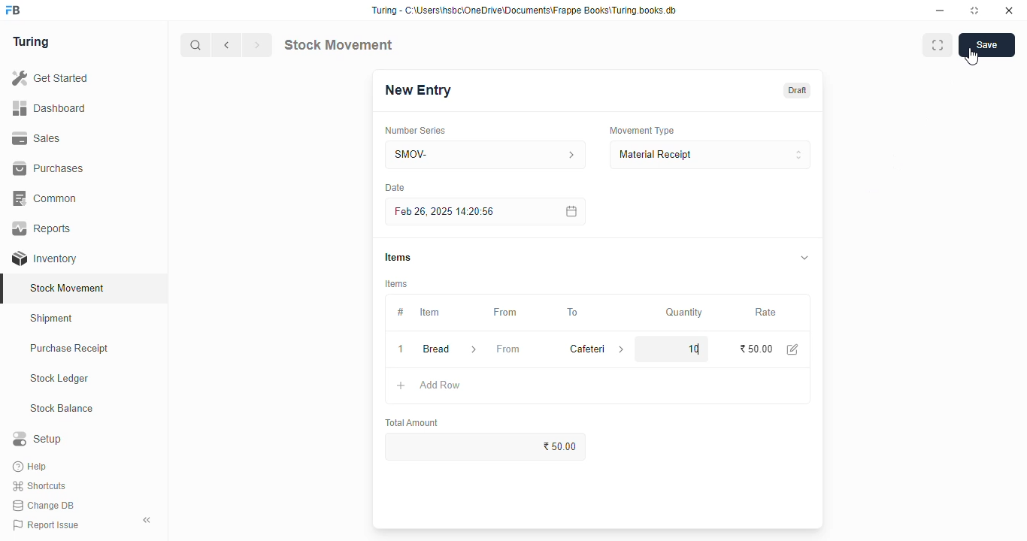 Image resolution: width=1027 pixels, height=541 pixels. Describe the element at coordinates (417, 90) in the screenshot. I see `new entry` at that location.